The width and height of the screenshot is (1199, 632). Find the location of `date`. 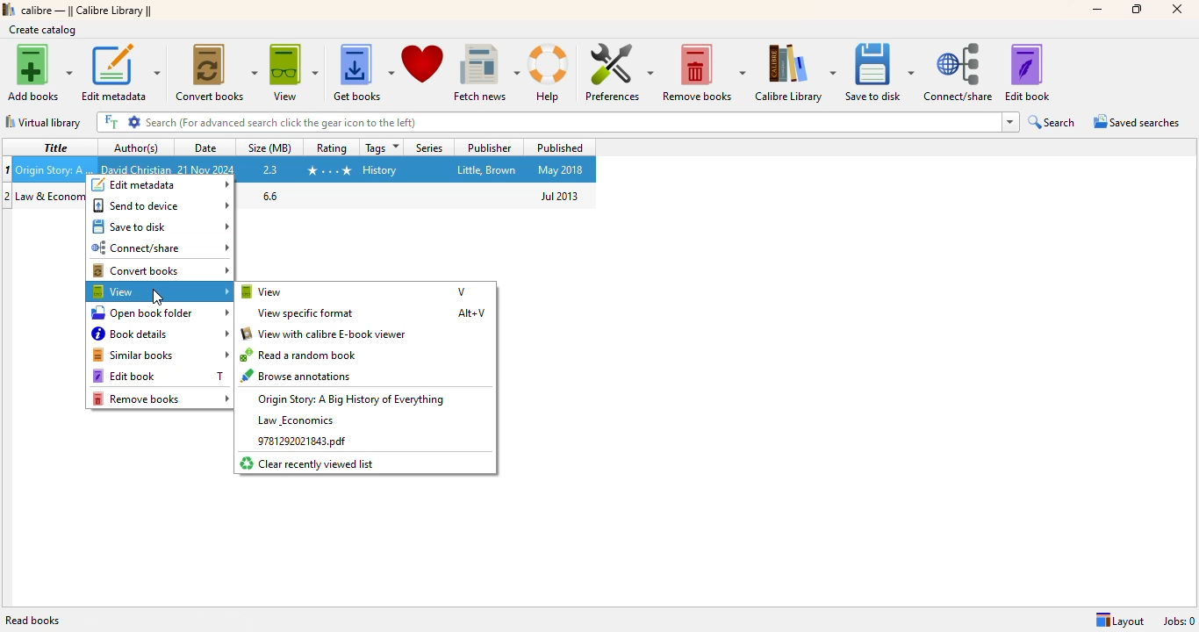

date is located at coordinates (207, 147).